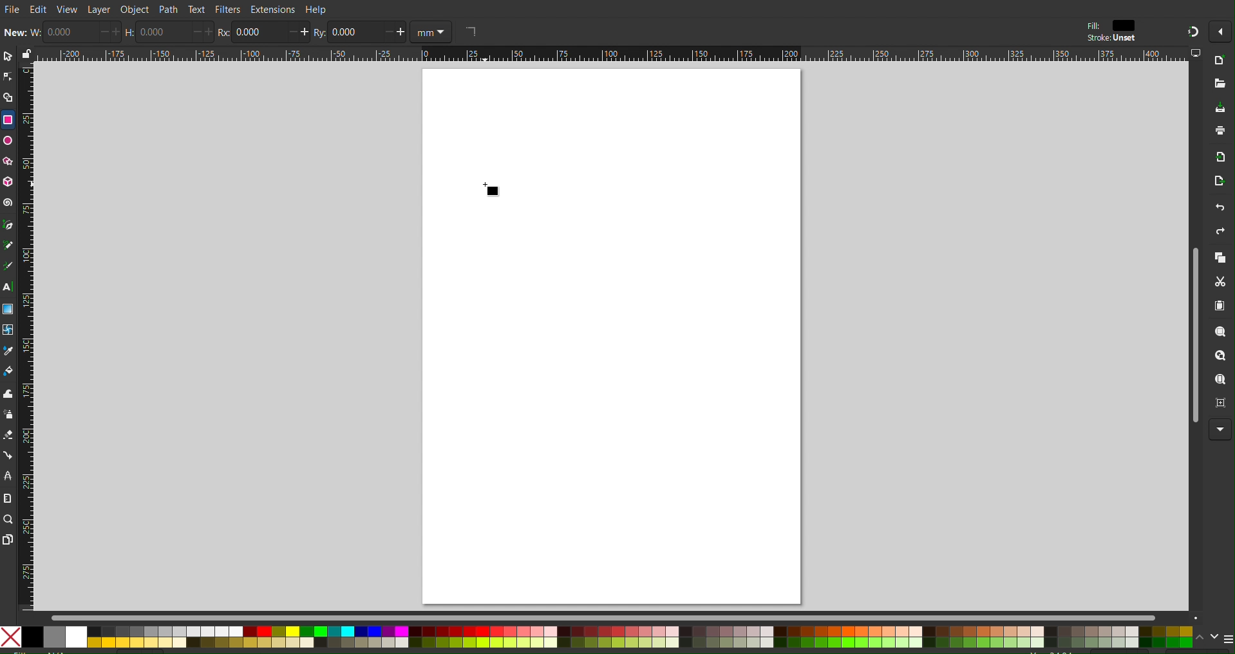 Image resolution: width=1235 pixels, height=654 pixels. Describe the element at coordinates (11, 8) in the screenshot. I see `File` at that location.